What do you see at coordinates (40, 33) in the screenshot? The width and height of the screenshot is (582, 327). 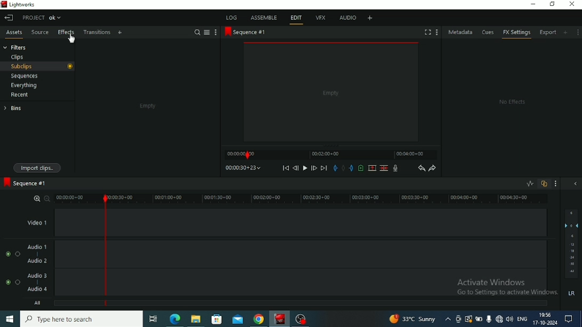 I see `Source` at bounding box center [40, 33].